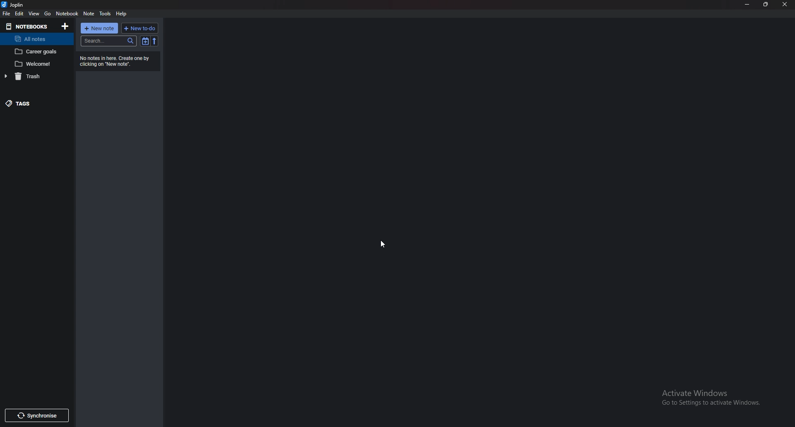 Image resolution: width=795 pixels, height=427 pixels. What do you see at coordinates (32, 77) in the screenshot?
I see `trash` at bounding box center [32, 77].